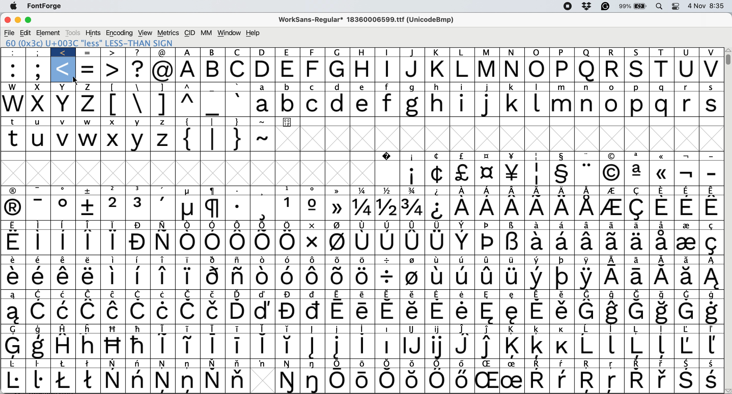 This screenshot has width=732, height=394. Describe the element at coordinates (513, 155) in the screenshot. I see `Symbol` at that location.